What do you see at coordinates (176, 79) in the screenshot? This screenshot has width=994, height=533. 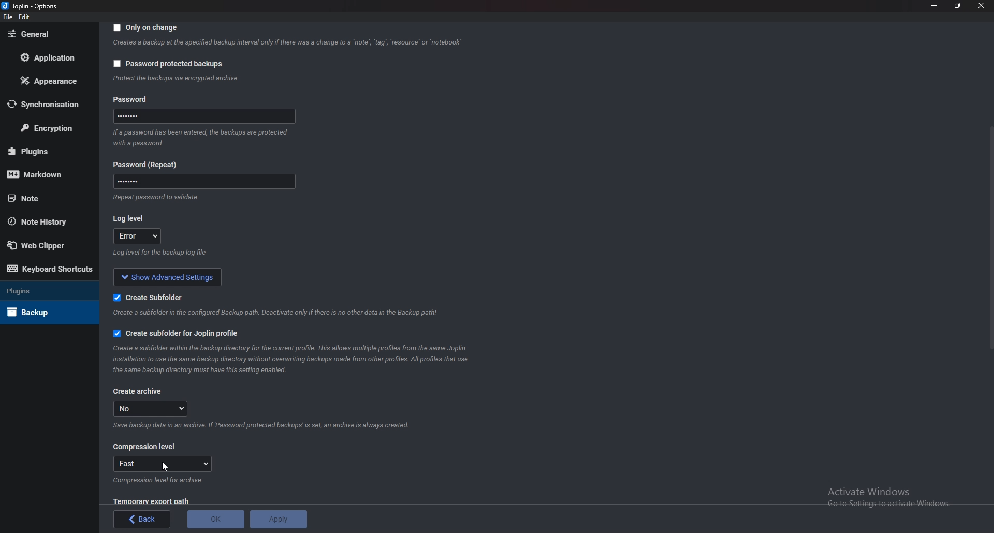 I see `info` at bounding box center [176, 79].